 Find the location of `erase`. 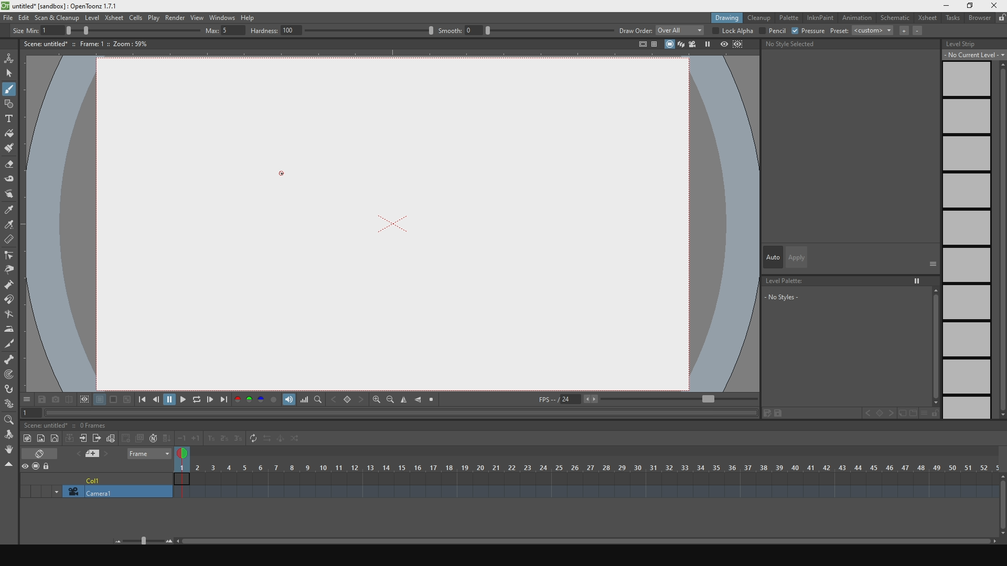

erase is located at coordinates (10, 165).